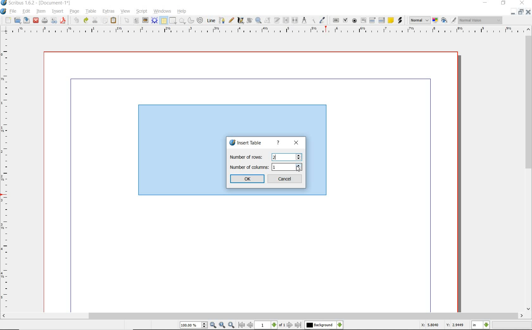 The image size is (532, 330). Describe the element at coordinates (268, 21) in the screenshot. I see `edit contents of frame` at that location.